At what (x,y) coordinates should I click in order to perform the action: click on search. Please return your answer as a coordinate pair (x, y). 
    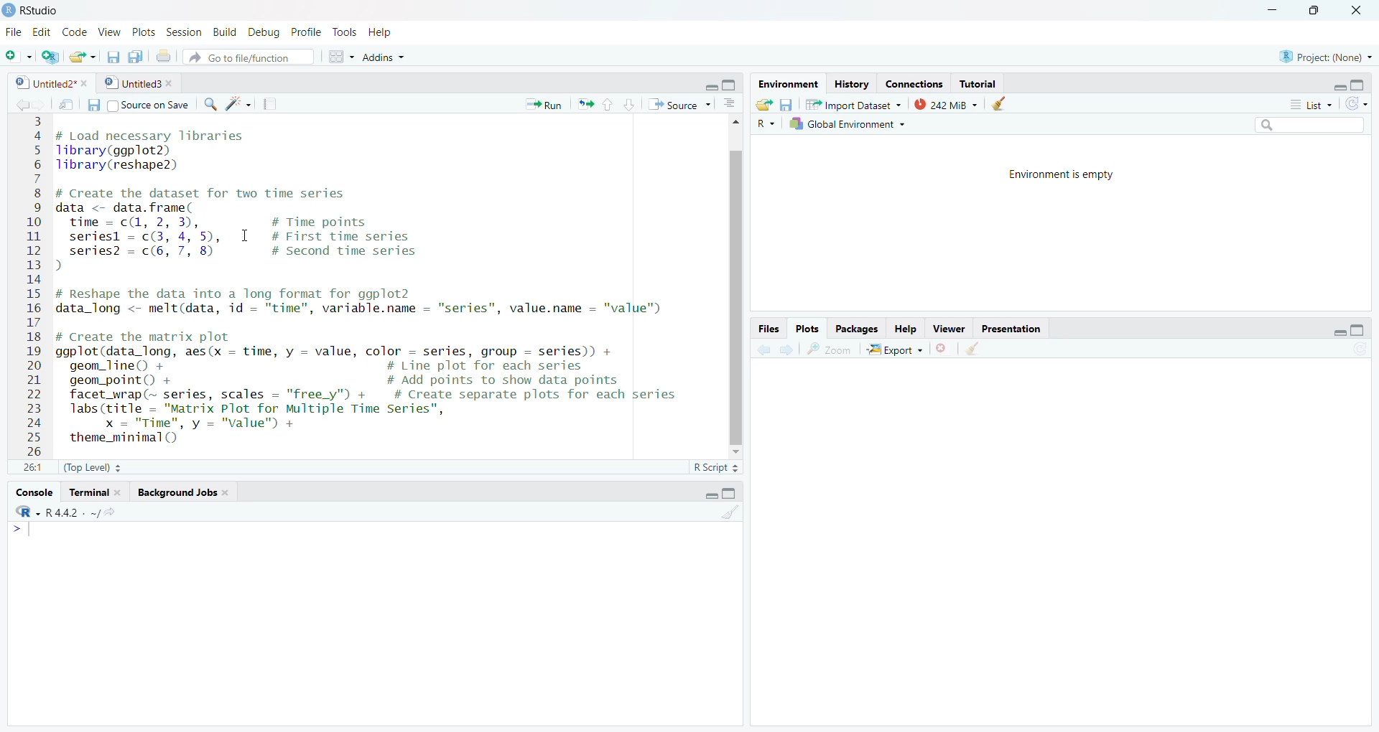
    Looking at the image, I should click on (209, 105).